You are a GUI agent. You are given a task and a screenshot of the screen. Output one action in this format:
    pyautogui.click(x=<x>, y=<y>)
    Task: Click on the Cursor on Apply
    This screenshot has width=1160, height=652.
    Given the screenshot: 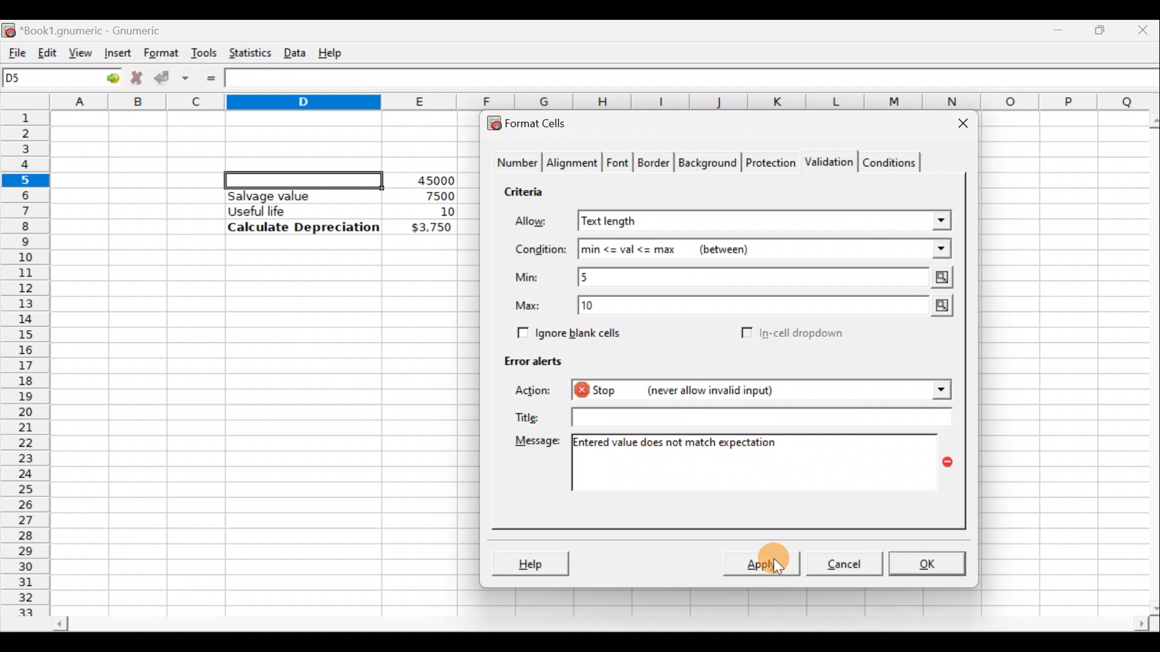 What is the action you would take?
    pyautogui.click(x=779, y=564)
    